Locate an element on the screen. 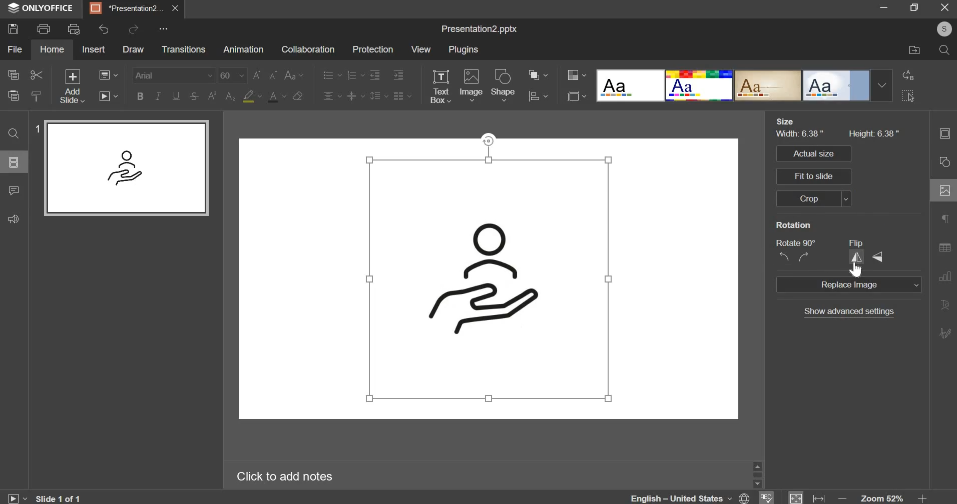 This screenshot has width=957, height=504. shapes is located at coordinates (503, 85).